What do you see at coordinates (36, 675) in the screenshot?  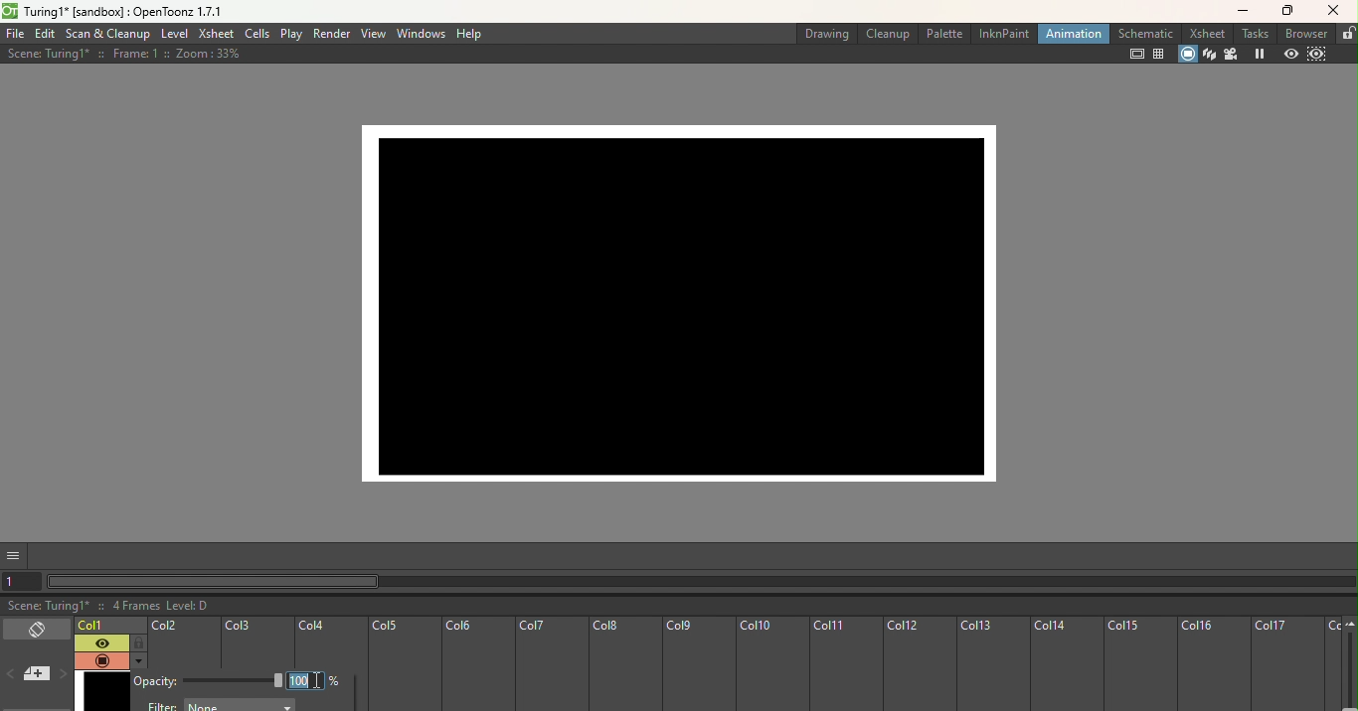 I see `Add new memo` at bounding box center [36, 675].